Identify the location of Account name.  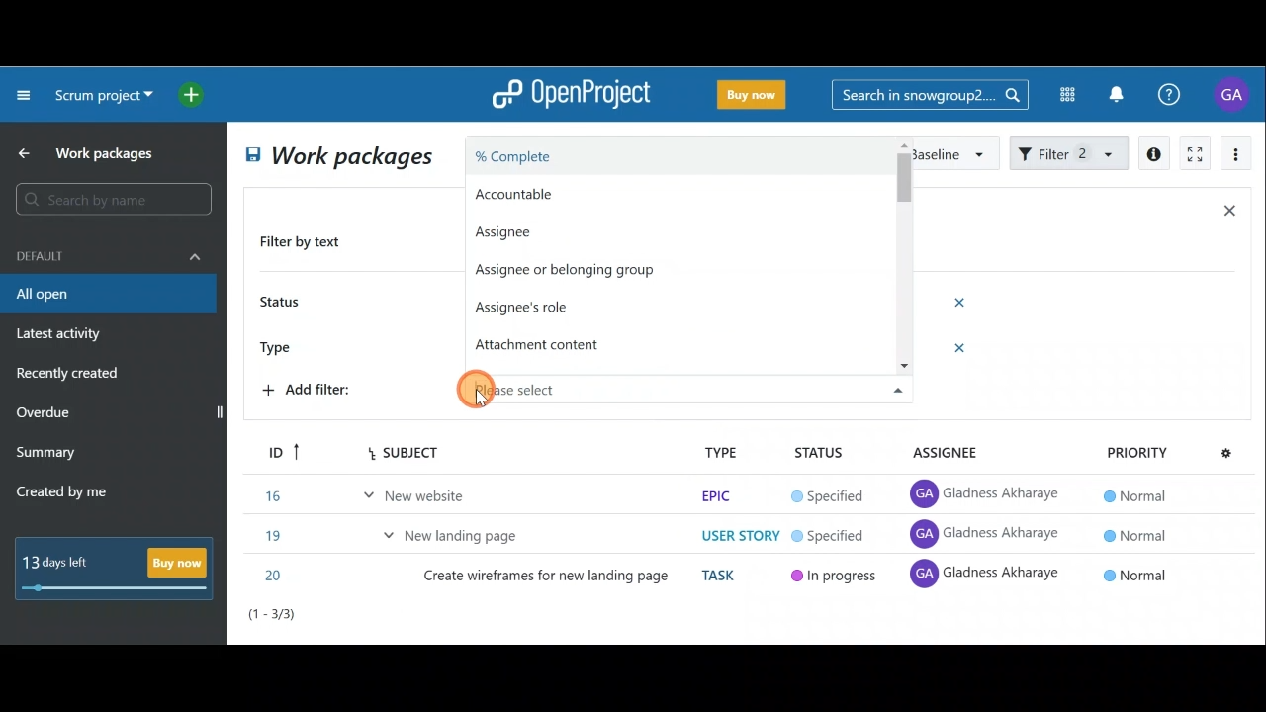
(1234, 94).